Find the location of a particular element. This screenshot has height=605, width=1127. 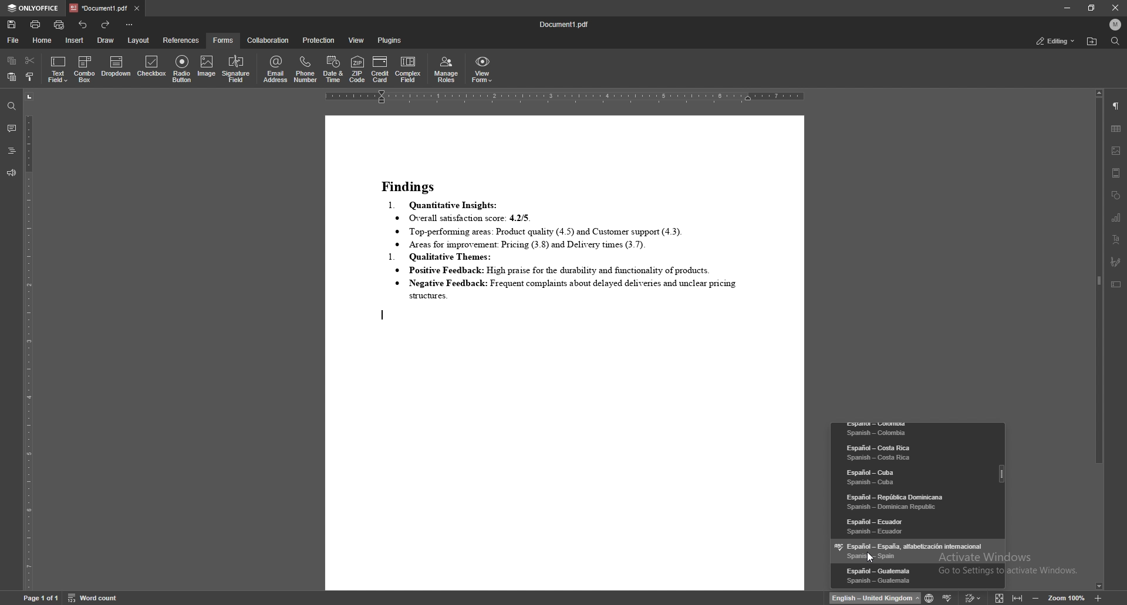

paragraph is located at coordinates (1115, 106).